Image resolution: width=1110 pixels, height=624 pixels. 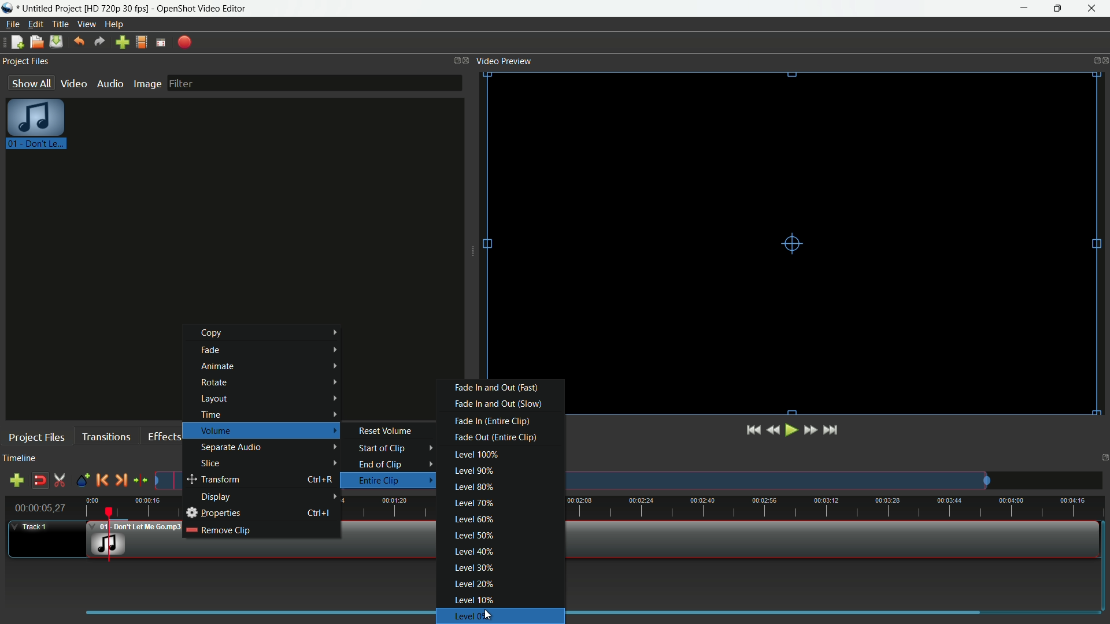 I want to click on close app, so click(x=1093, y=9).